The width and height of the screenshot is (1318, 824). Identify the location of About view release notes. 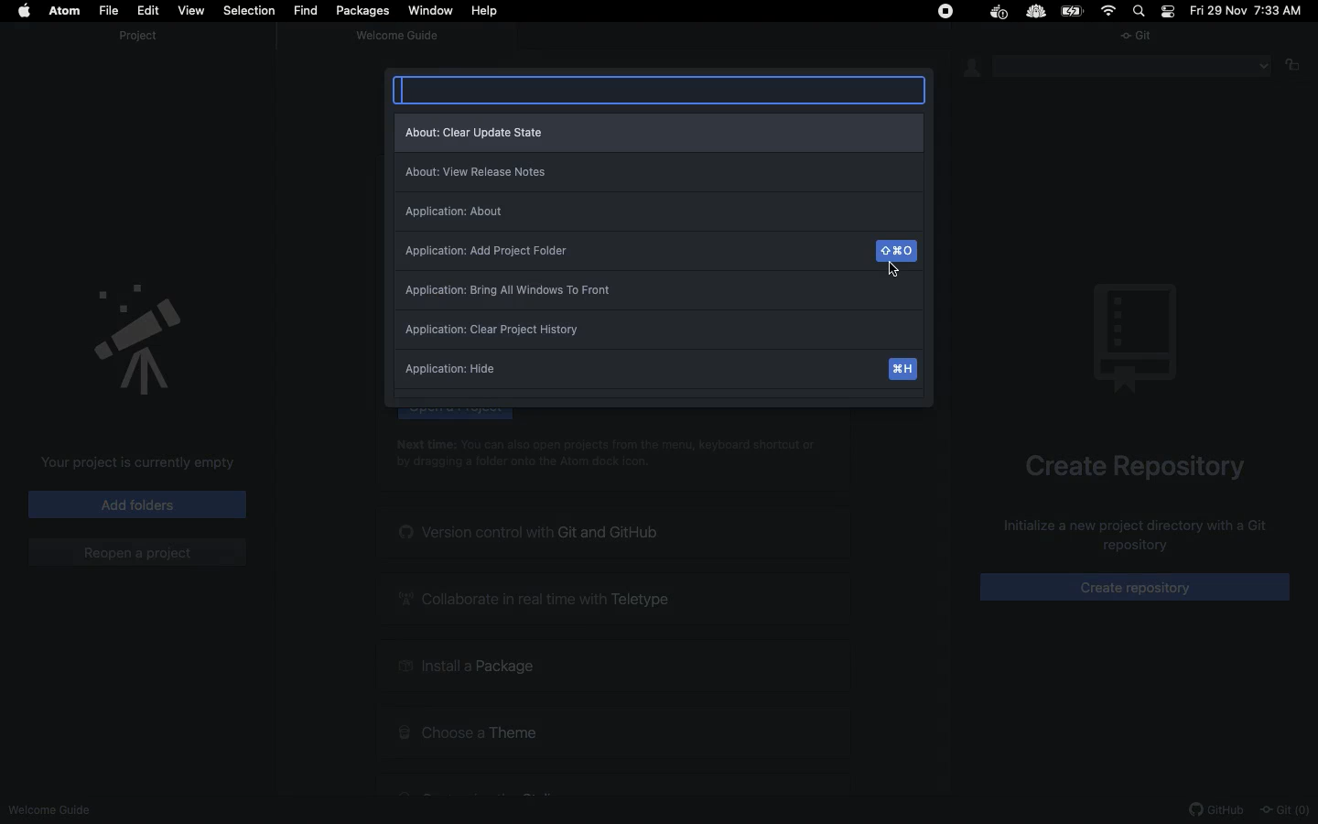
(658, 174).